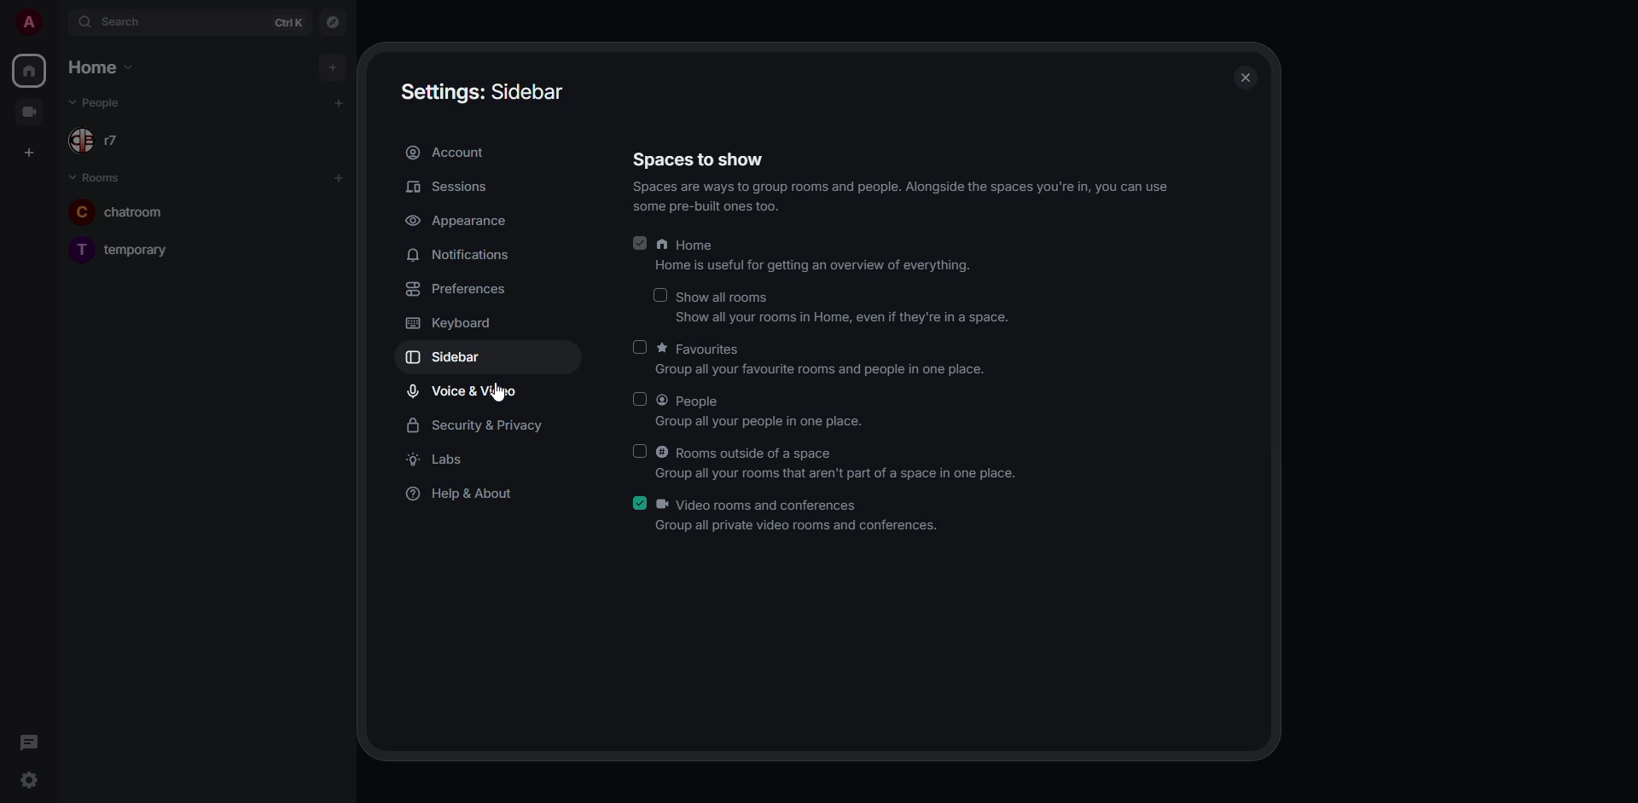 The width and height of the screenshot is (1638, 803). What do you see at coordinates (1245, 78) in the screenshot?
I see `close` at bounding box center [1245, 78].